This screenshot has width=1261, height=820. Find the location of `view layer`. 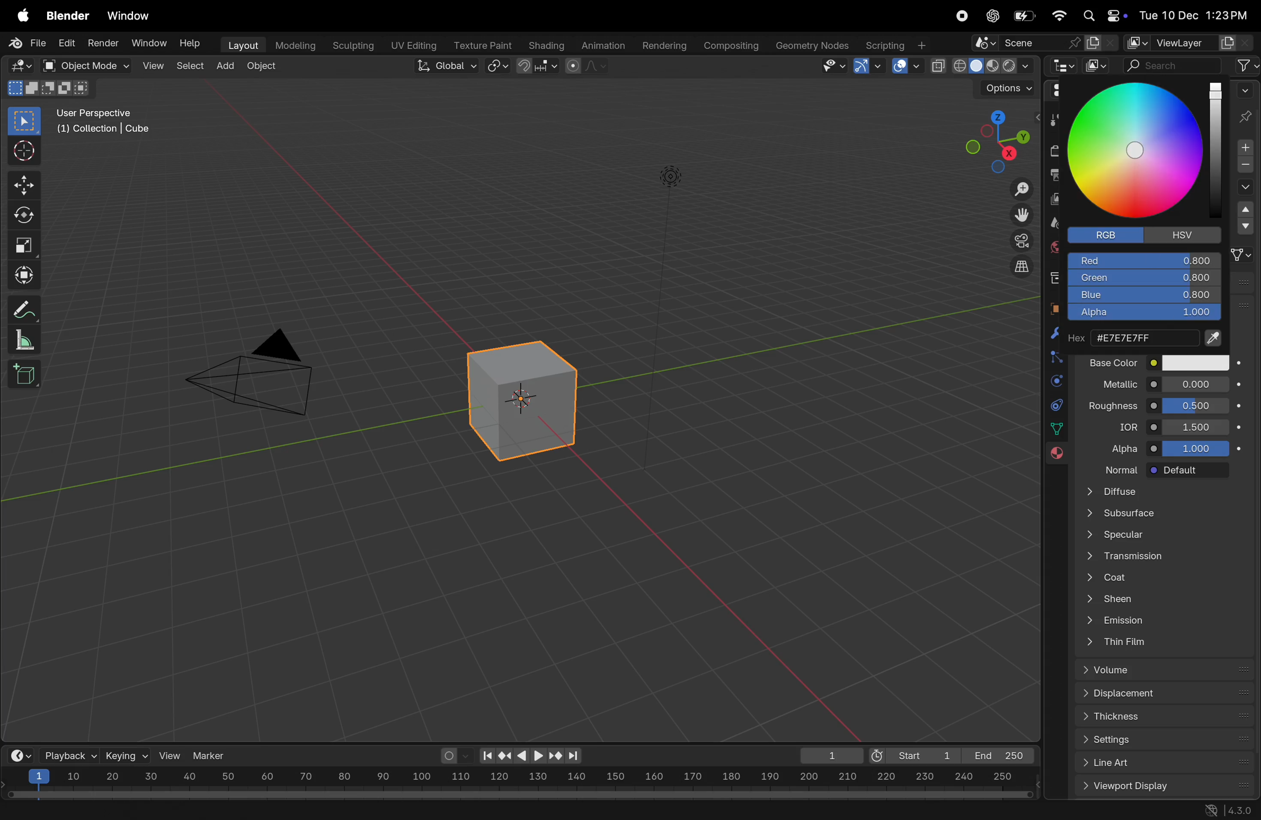

view layer is located at coordinates (1180, 40).